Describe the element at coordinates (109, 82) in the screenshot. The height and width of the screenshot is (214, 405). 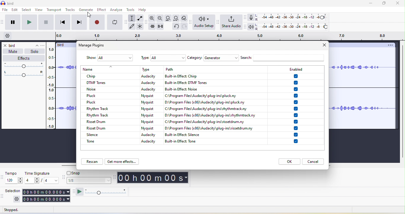
I see `dtmf tones` at that location.